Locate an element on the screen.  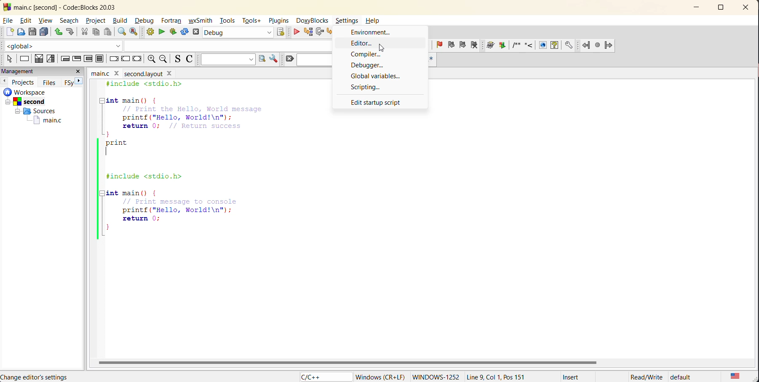
debugger is located at coordinates (371, 65).